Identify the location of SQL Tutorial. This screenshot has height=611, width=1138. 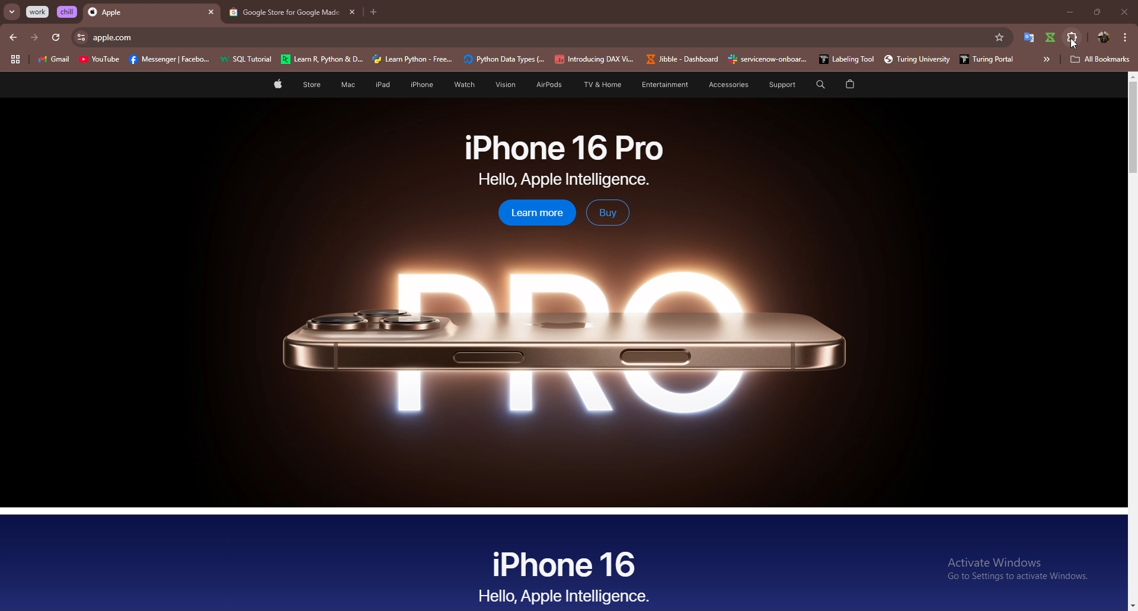
(250, 60).